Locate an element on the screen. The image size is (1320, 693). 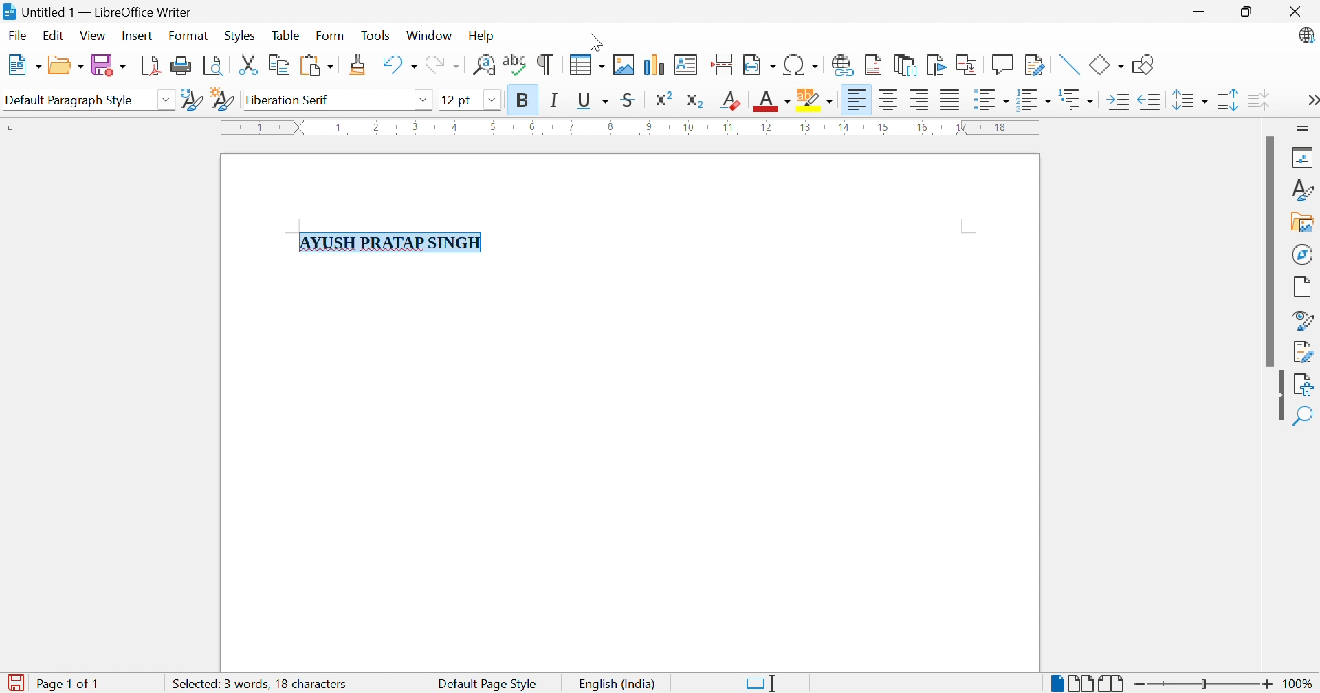
Insert Bookmark is located at coordinates (934, 65).